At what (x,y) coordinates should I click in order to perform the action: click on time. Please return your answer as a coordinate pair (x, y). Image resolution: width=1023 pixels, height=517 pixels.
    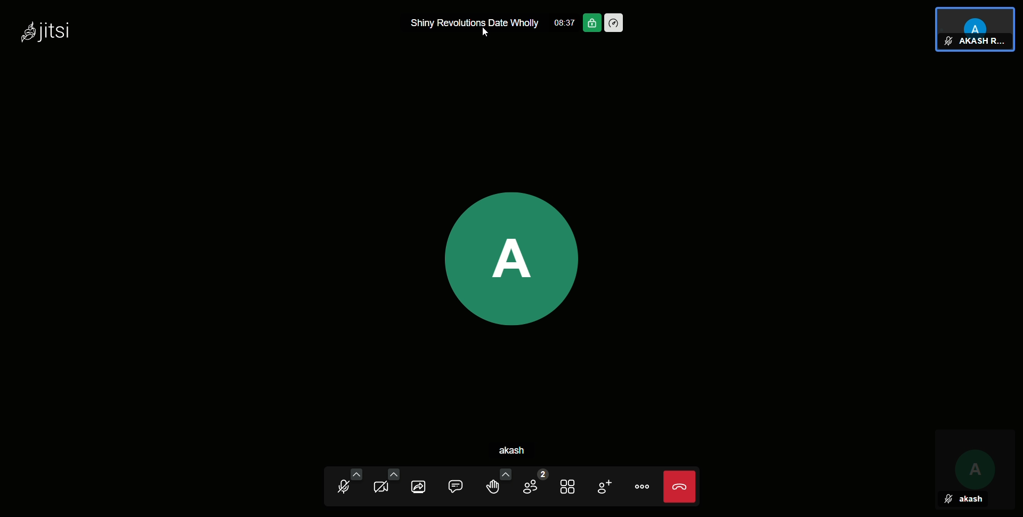
    Looking at the image, I should click on (564, 21).